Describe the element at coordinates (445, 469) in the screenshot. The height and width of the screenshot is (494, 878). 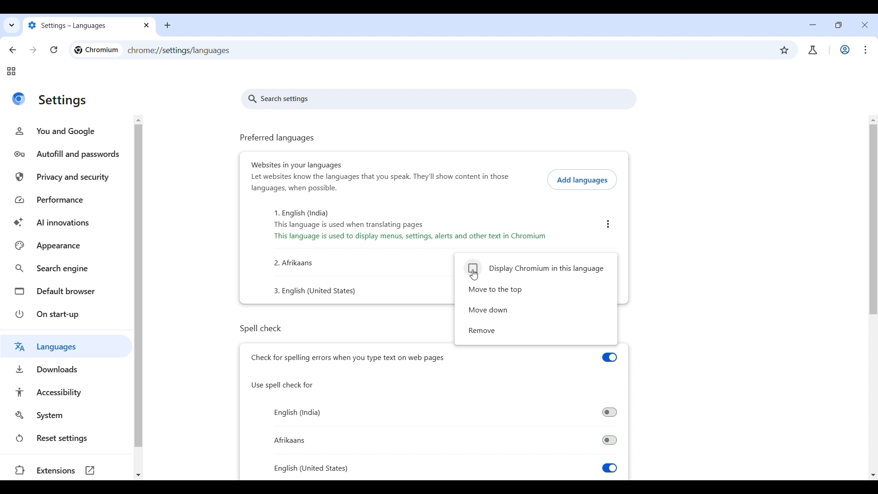
I see `Toggle for spell check in English (US)` at that location.